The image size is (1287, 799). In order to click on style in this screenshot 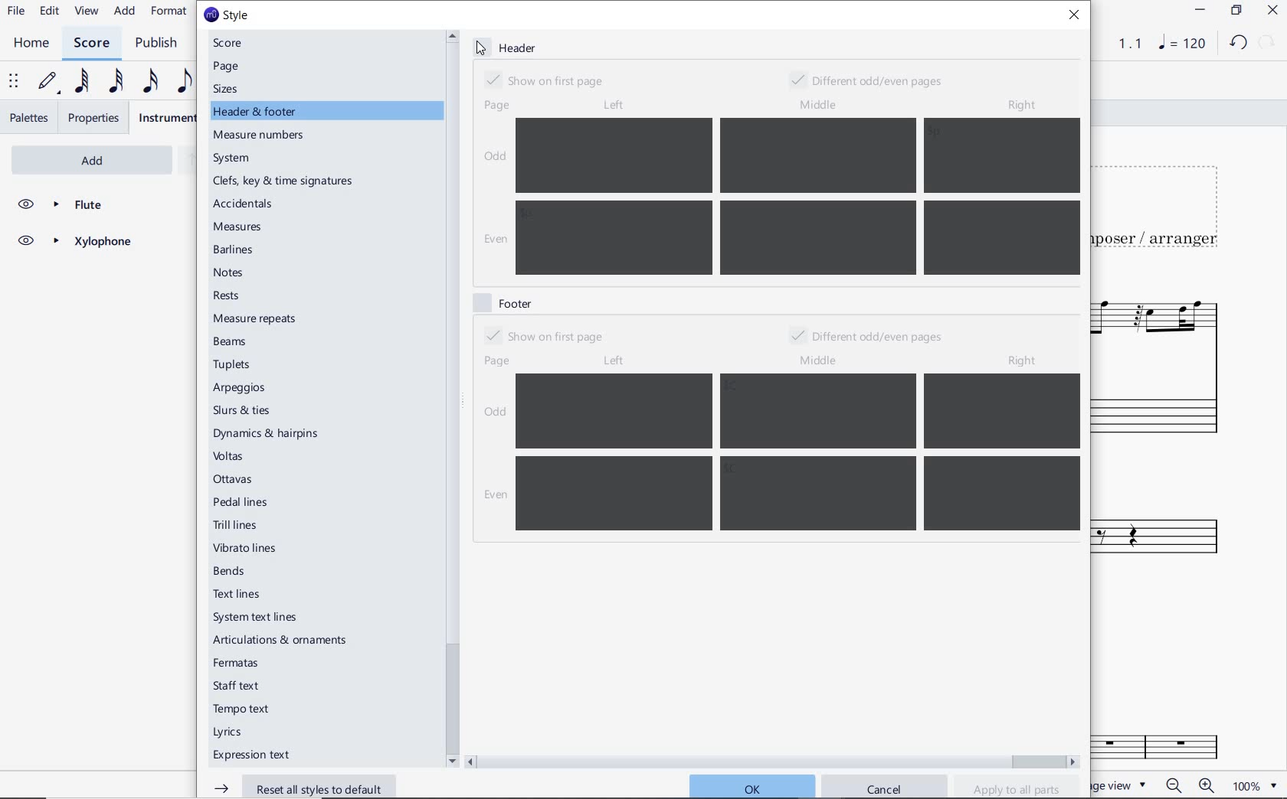, I will do `click(226, 15)`.